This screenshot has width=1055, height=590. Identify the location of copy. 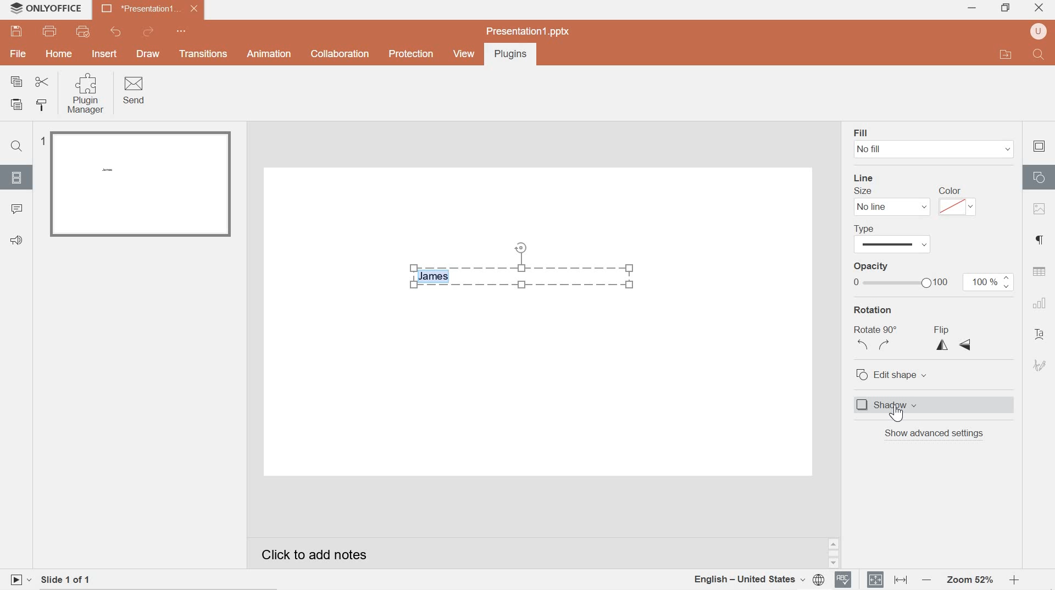
(16, 81).